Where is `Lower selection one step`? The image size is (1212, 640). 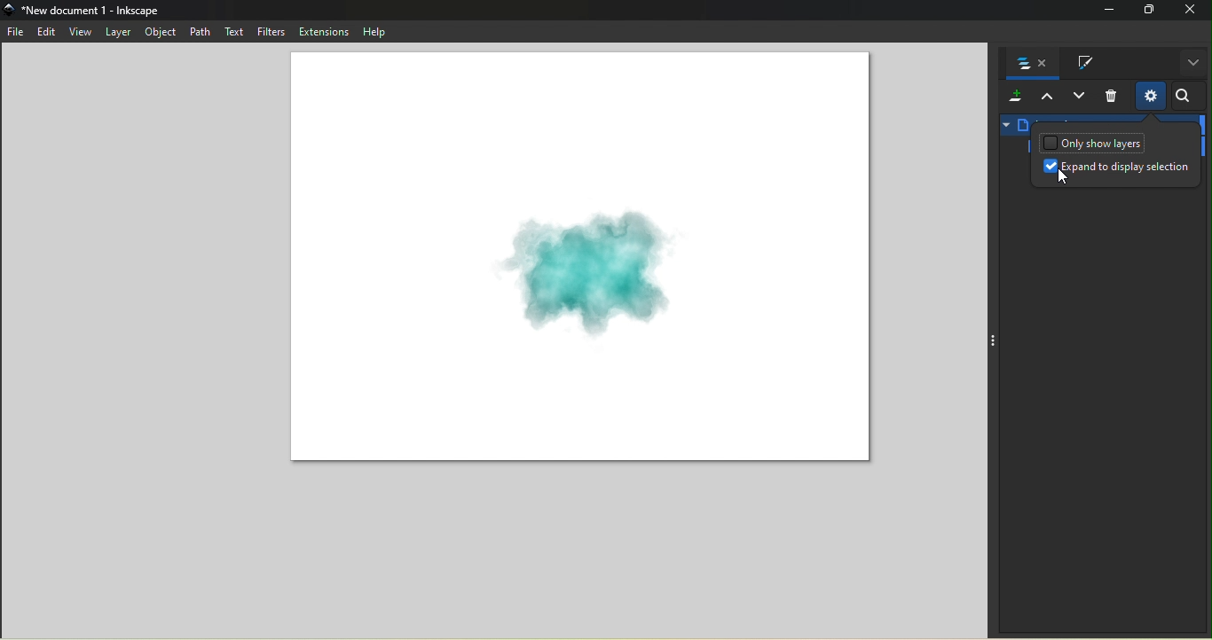 Lower selection one step is located at coordinates (1079, 98).